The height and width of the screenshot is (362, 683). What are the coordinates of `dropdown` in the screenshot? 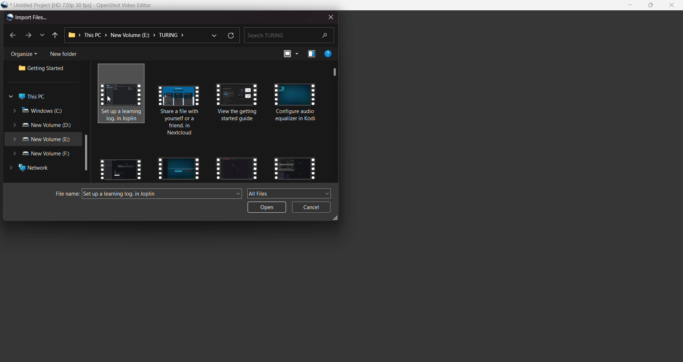 It's located at (213, 34).